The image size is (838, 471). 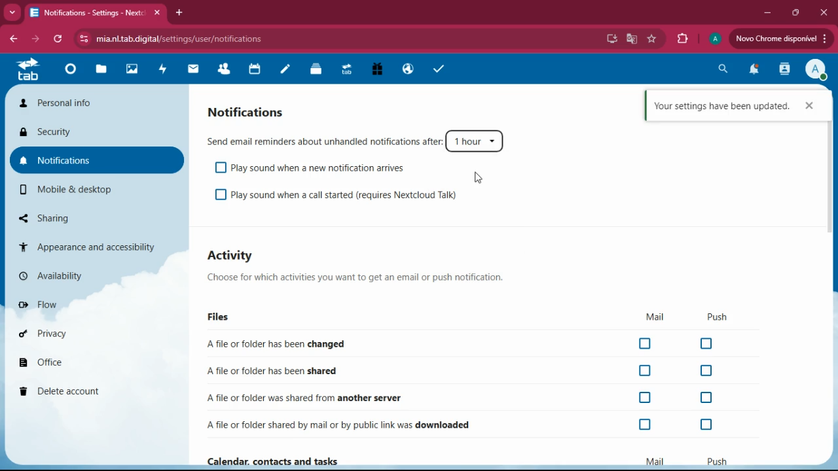 I want to click on tab, so click(x=347, y=71).